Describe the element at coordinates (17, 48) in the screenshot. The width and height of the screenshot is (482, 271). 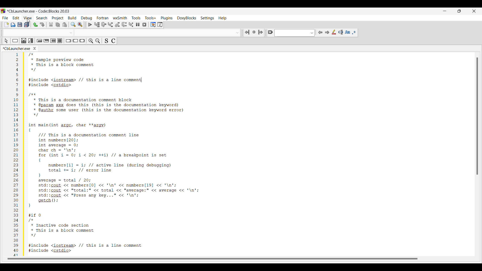
I see `Current tab` at that location.